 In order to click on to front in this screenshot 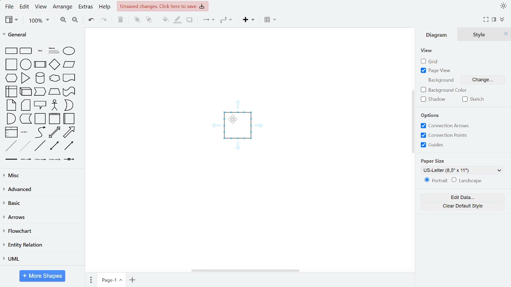, I will do `click(136, 20)`.